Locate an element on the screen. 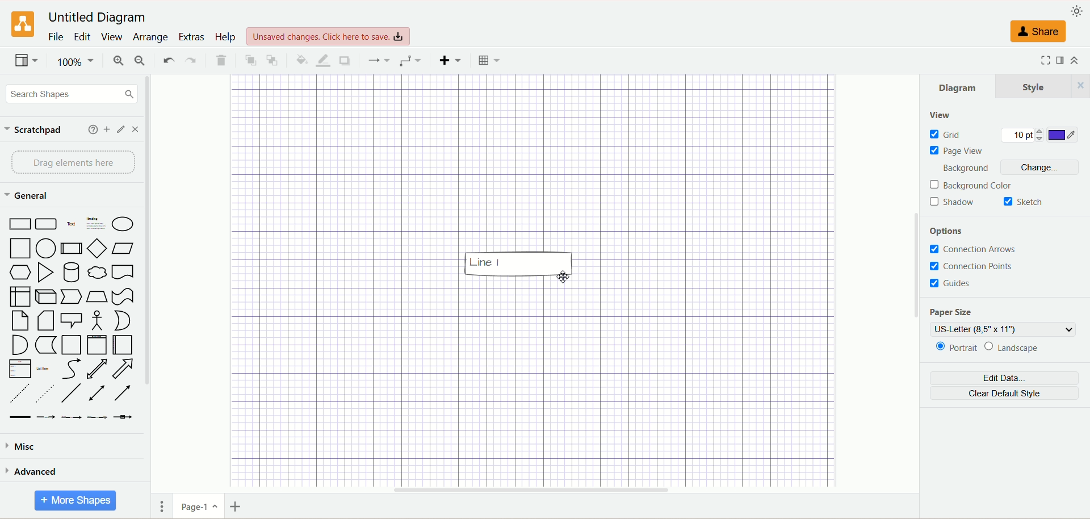  paper size is located at coordinates (958, 313).